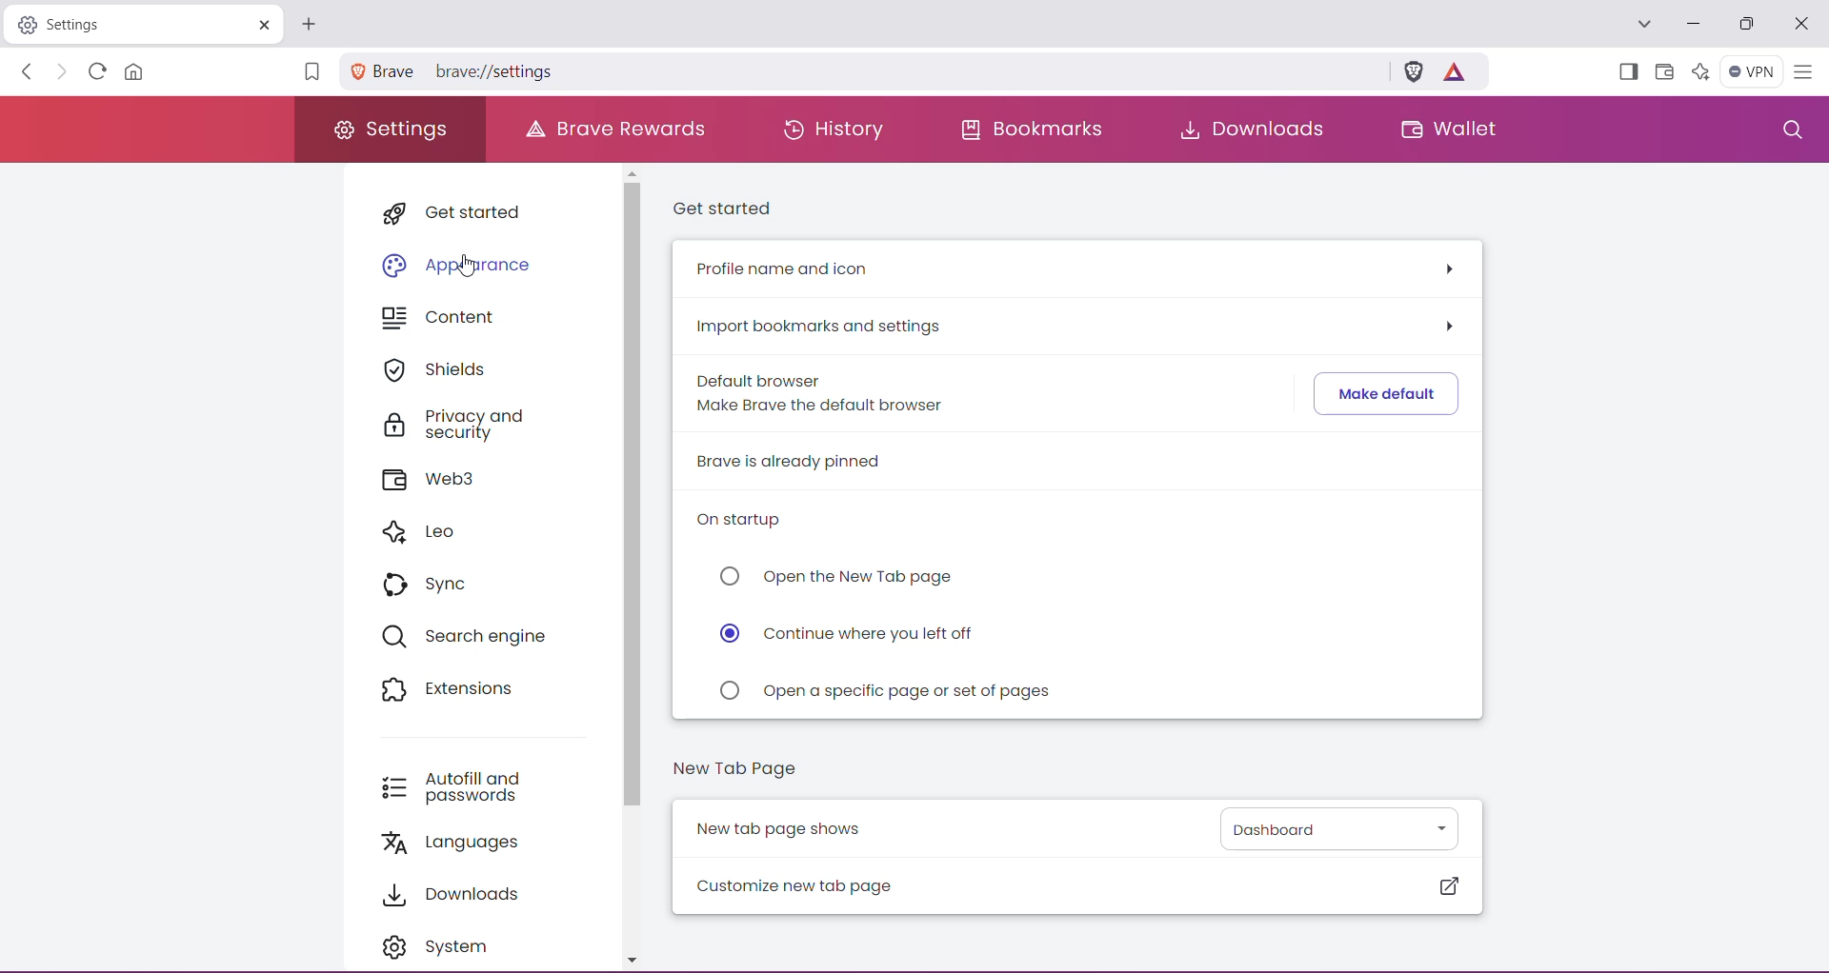  What do you see at coordinates (819, 327) in the screenshot?
I see `Import bookmarks and settings` at bounding box center [819, 327].